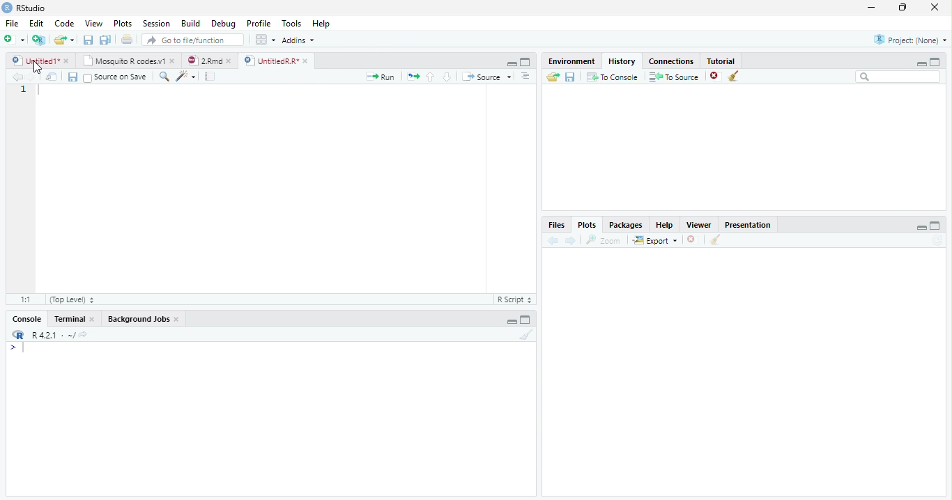  What do you see at coordinates (527, 320) in the screenshot?
I see `Maximize` at bounding box center [527, 320].